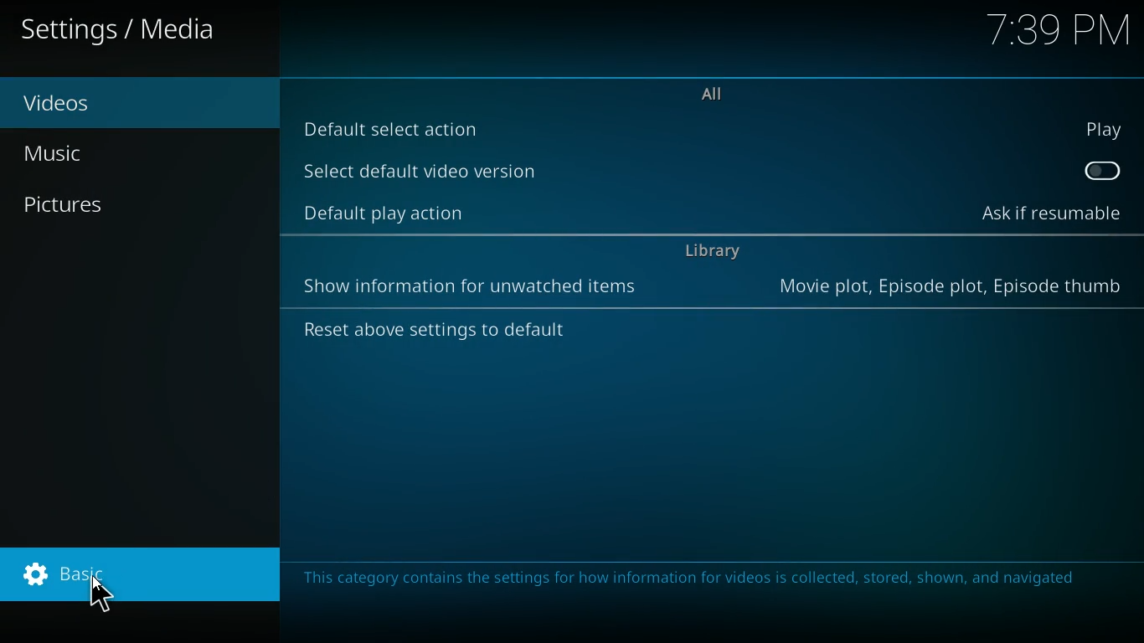 Image resolution: width=1144 pixels, height=643 pixels. I want to click on settings / media, so click(134, 31).